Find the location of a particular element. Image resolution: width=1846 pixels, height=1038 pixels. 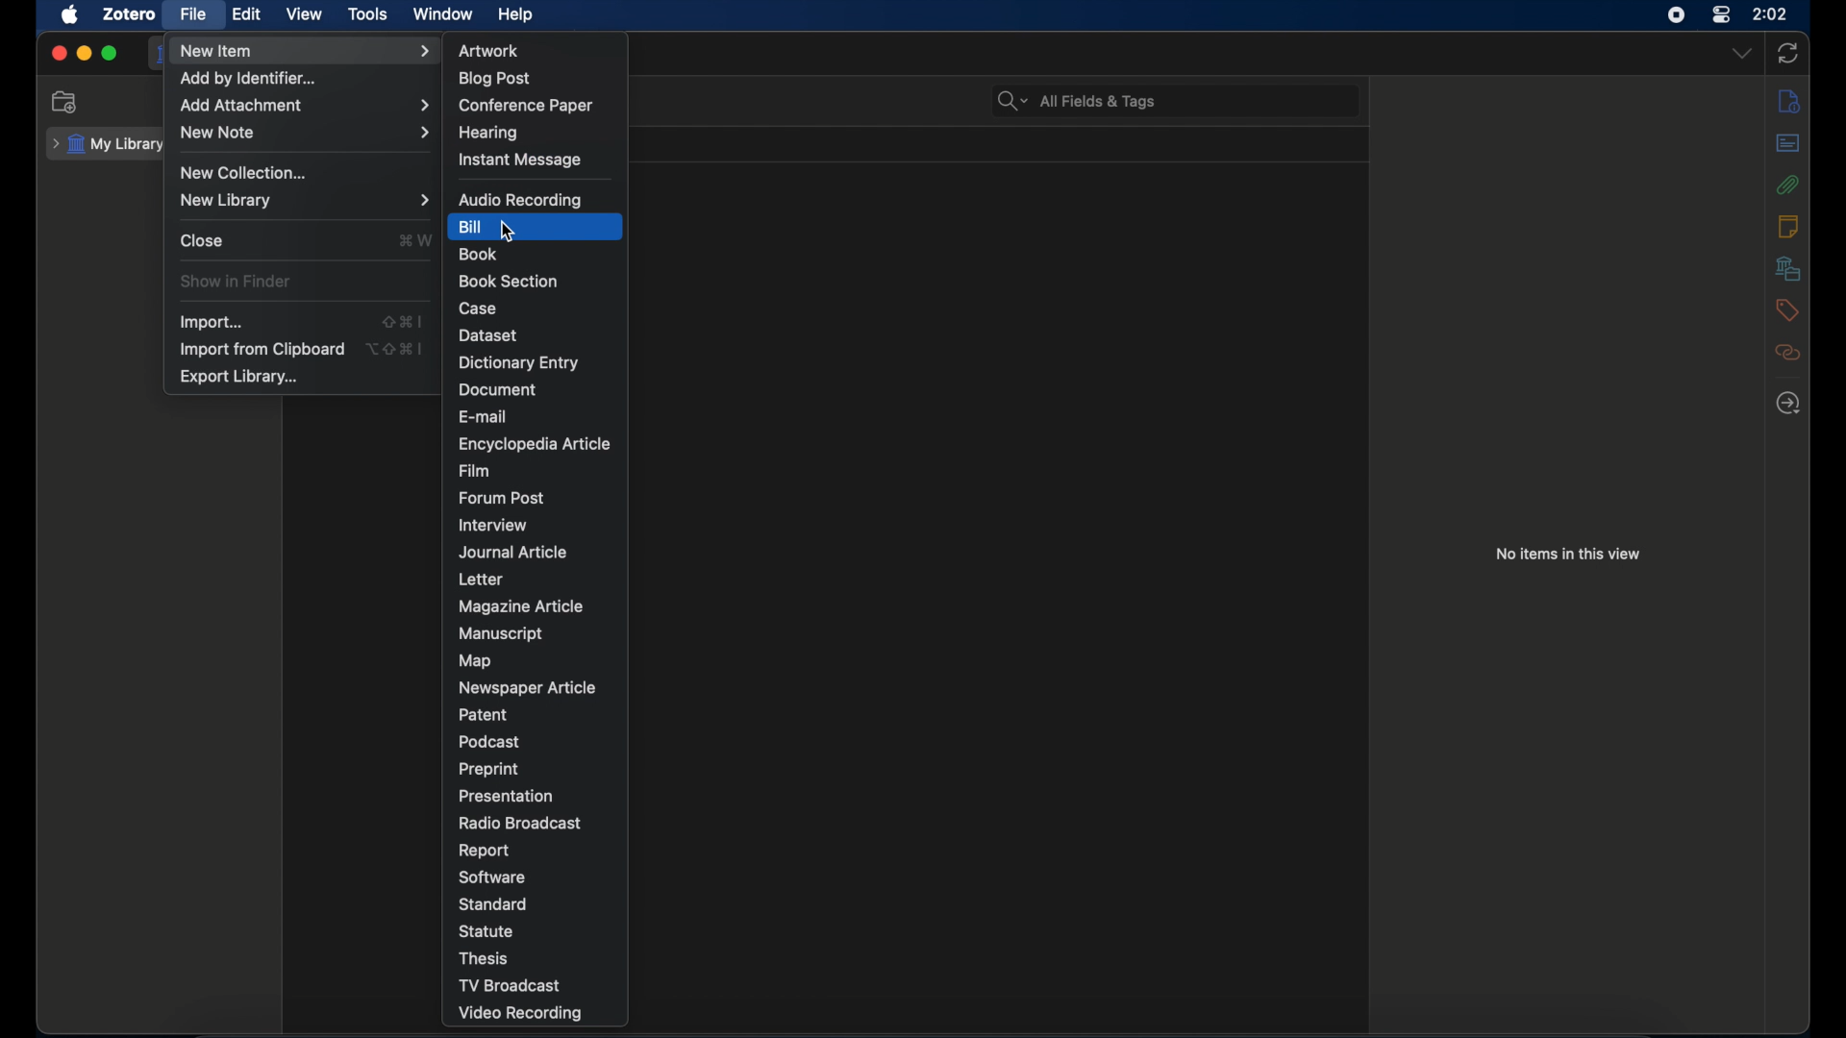

interview is located at coordinates (491, 525).